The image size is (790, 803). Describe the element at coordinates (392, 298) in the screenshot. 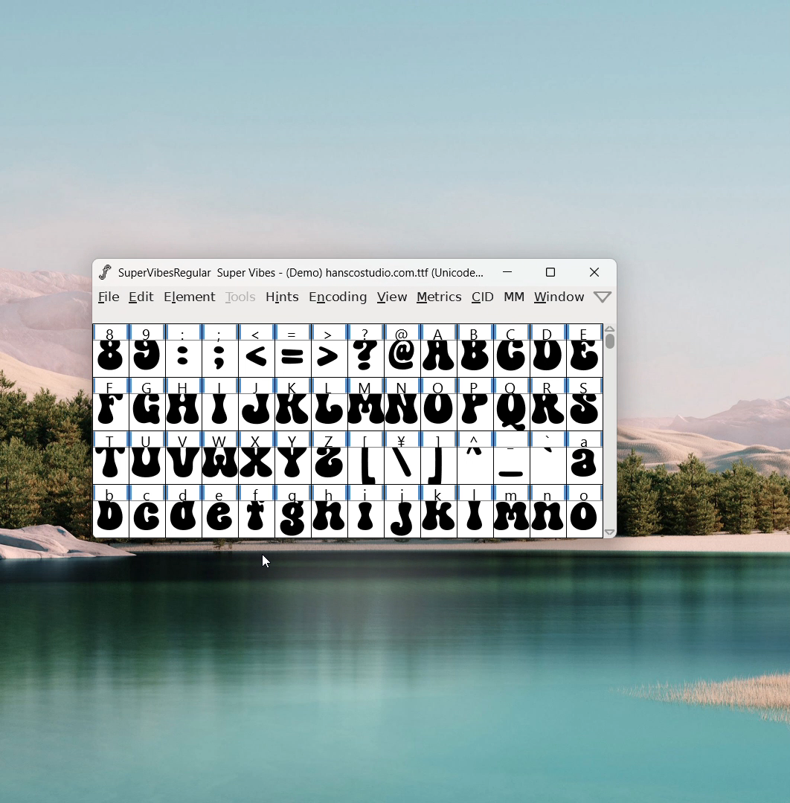

I see `view` at that location.